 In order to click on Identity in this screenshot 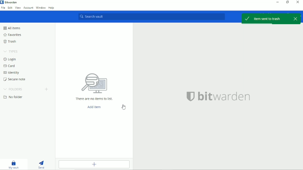, I will do `click(12, 73)`.